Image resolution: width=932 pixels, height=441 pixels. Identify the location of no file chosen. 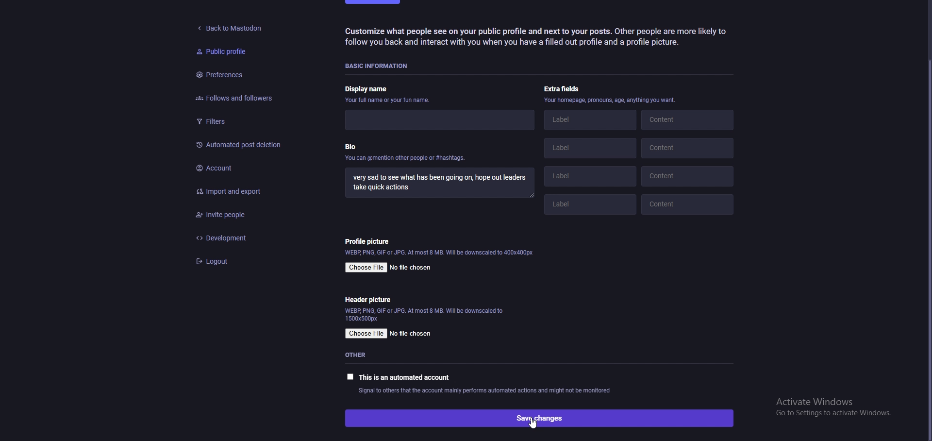
(412, 267).